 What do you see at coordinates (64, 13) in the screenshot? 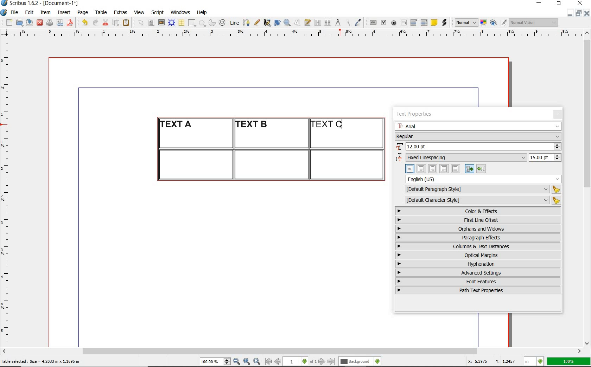
I see `insert` at bounding box center [64, 13].